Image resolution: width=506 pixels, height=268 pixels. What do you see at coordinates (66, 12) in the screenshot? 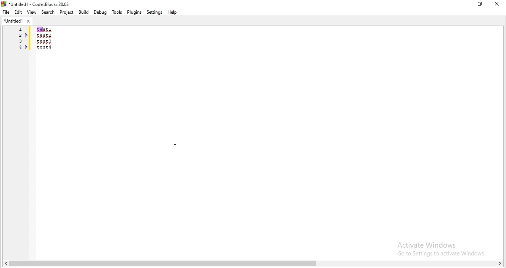
I see `Project ` at bounding box center [66, 12].